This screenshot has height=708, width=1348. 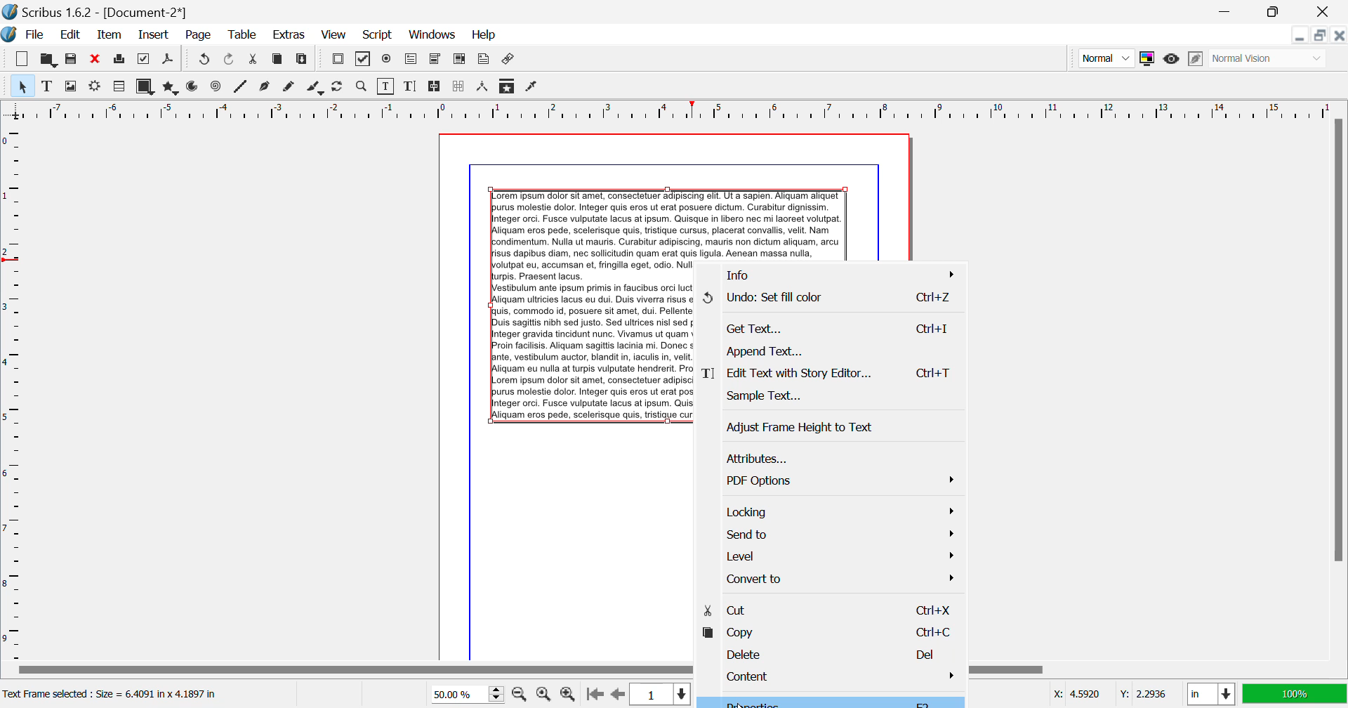 What do you see at coordinates (1229, 12) in the screenshot?
I see `Restore Down` at bounding box center [1229, 12].